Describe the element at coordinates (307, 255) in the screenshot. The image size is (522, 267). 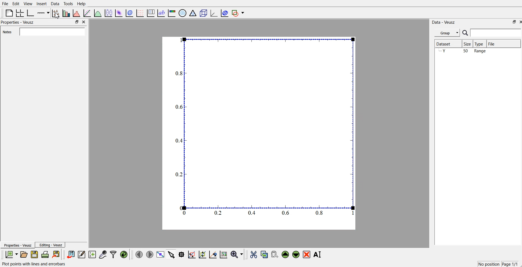
I see `remove the selected widgets` at that location.